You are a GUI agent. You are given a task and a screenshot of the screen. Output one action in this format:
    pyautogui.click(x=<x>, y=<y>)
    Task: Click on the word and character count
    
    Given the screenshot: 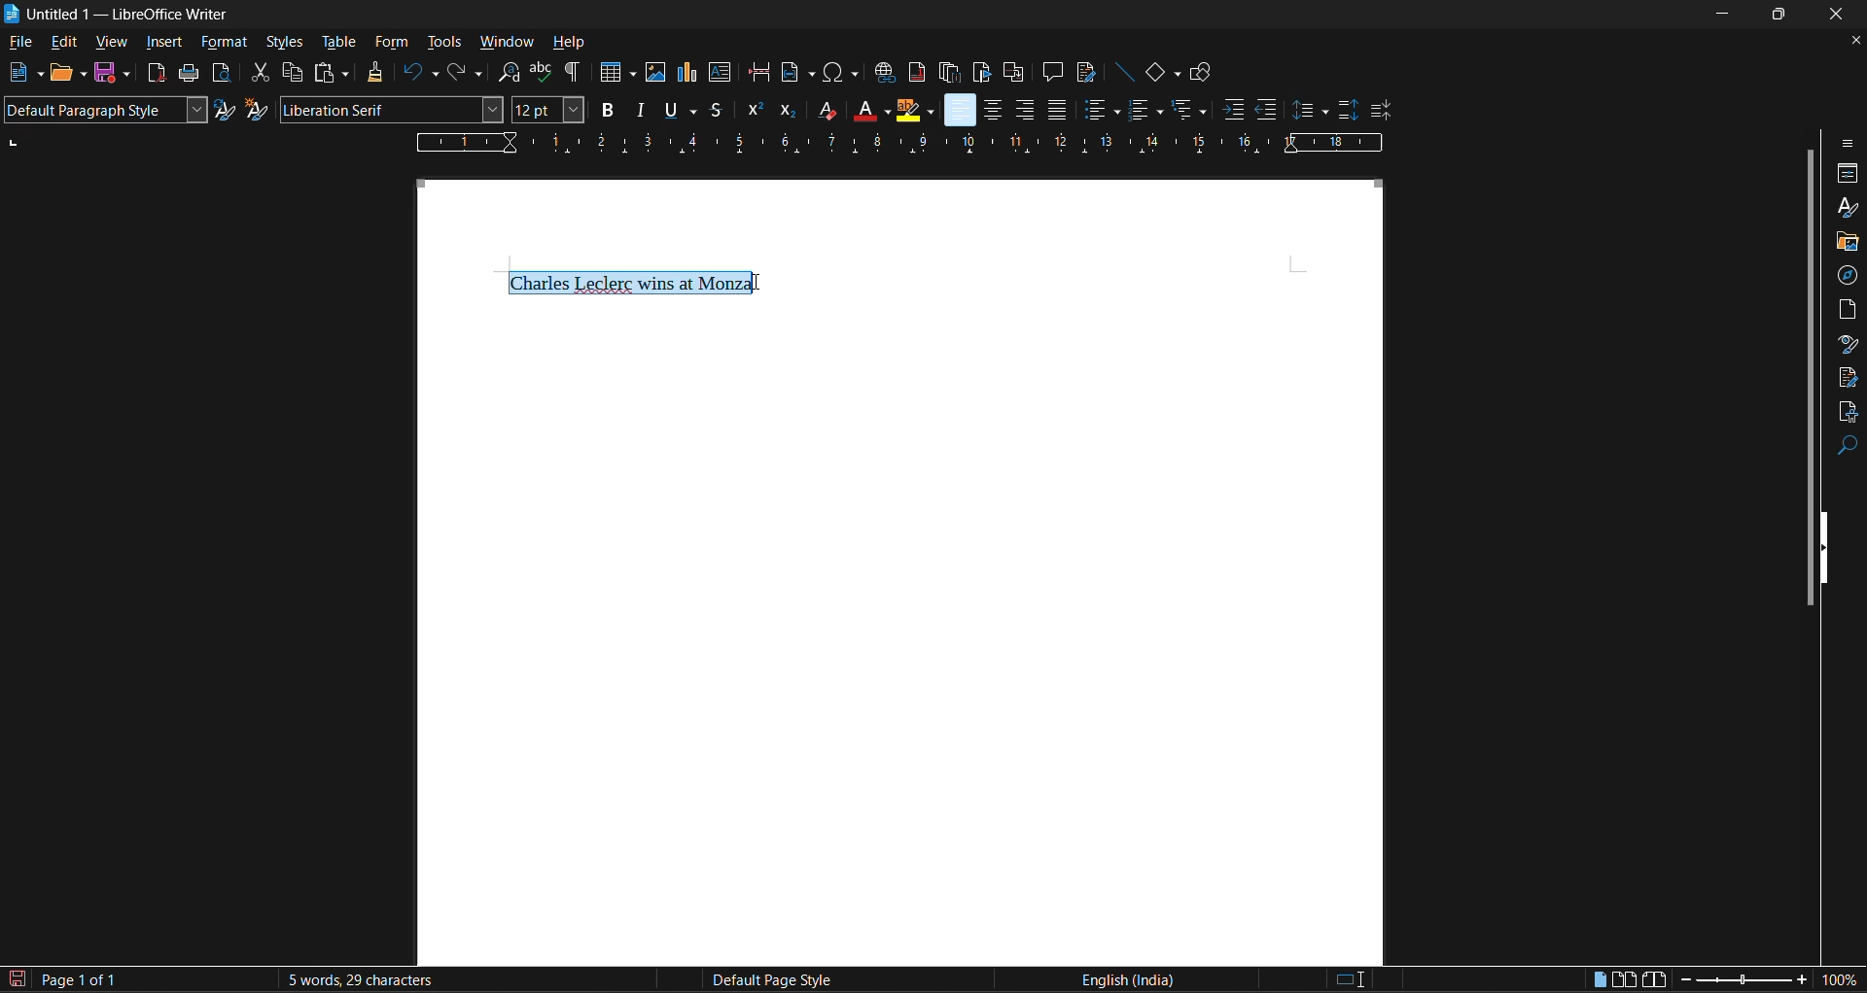 What is the action you would take?
    pyautogui.click(x=358, y=979)
    